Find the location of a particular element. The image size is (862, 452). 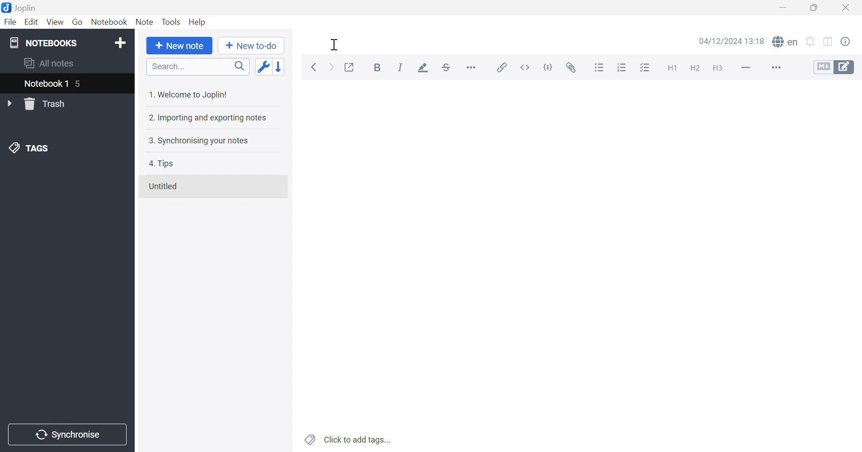

Joplin is located at coordinates (21, 7).